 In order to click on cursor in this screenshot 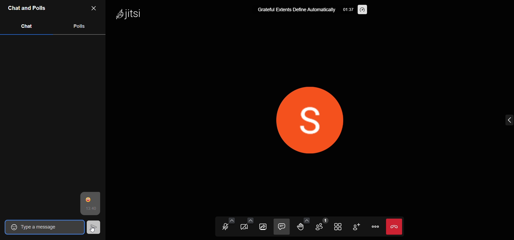, I will do `click(93, 227)`.